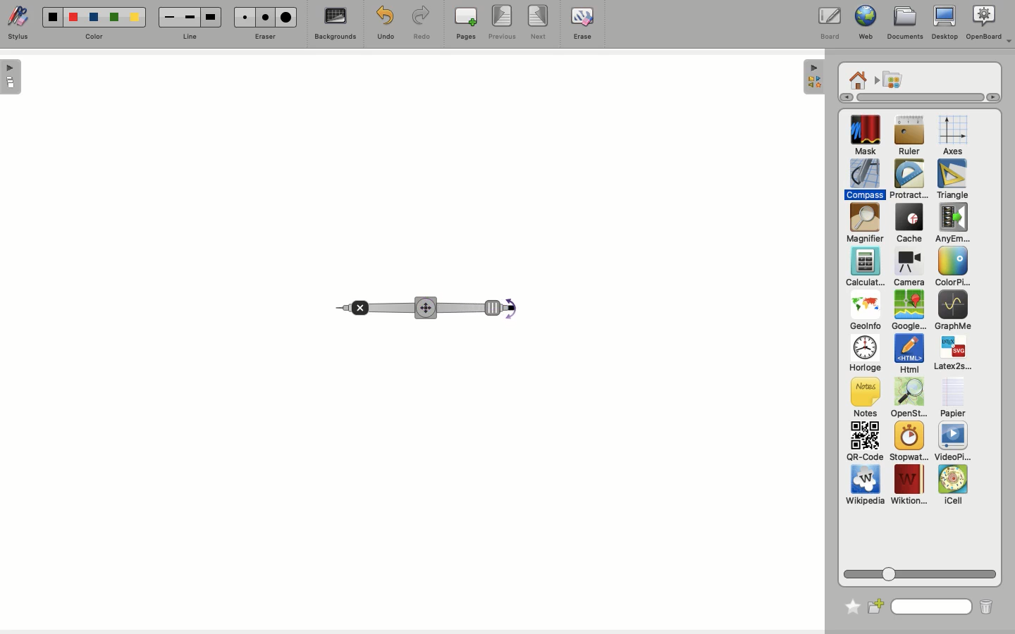  What do you see at coordinates (911, 180) in the screenshot?
I see `Protractor` at bounding box center [911, 180].